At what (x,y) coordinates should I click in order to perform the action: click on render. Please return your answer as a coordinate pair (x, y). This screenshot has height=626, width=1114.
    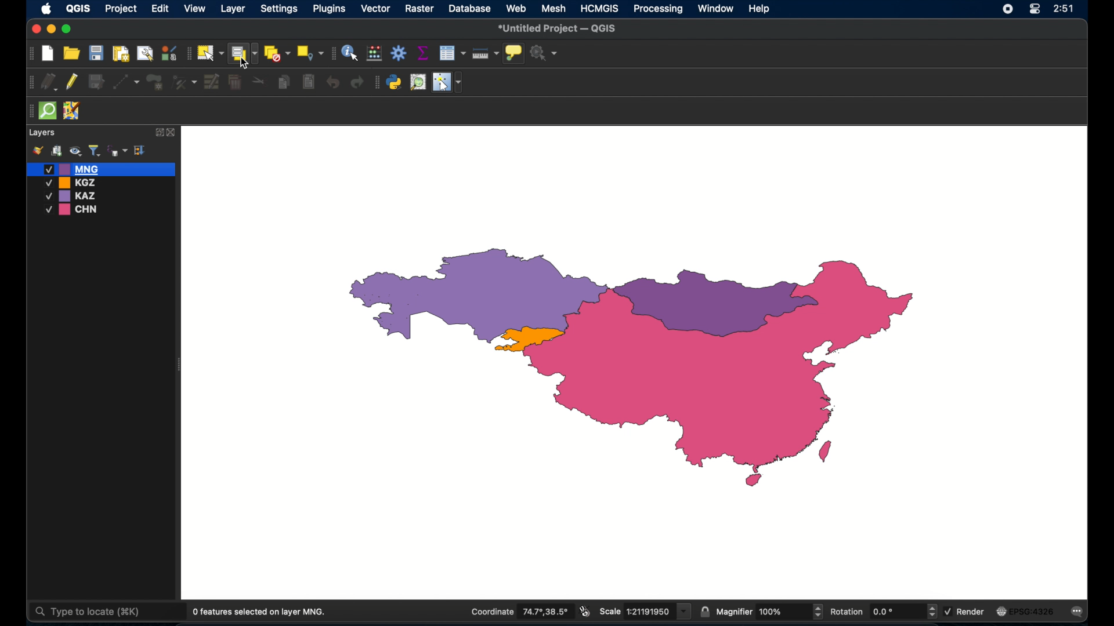
    Looking at the image, I should click on (965, 610).